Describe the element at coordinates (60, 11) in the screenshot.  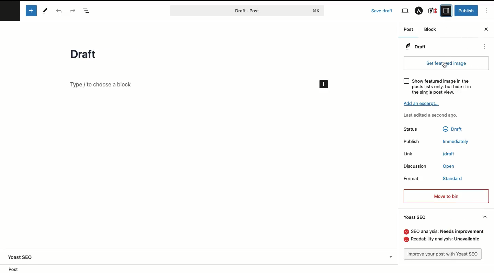
I see `Undo` at that location.